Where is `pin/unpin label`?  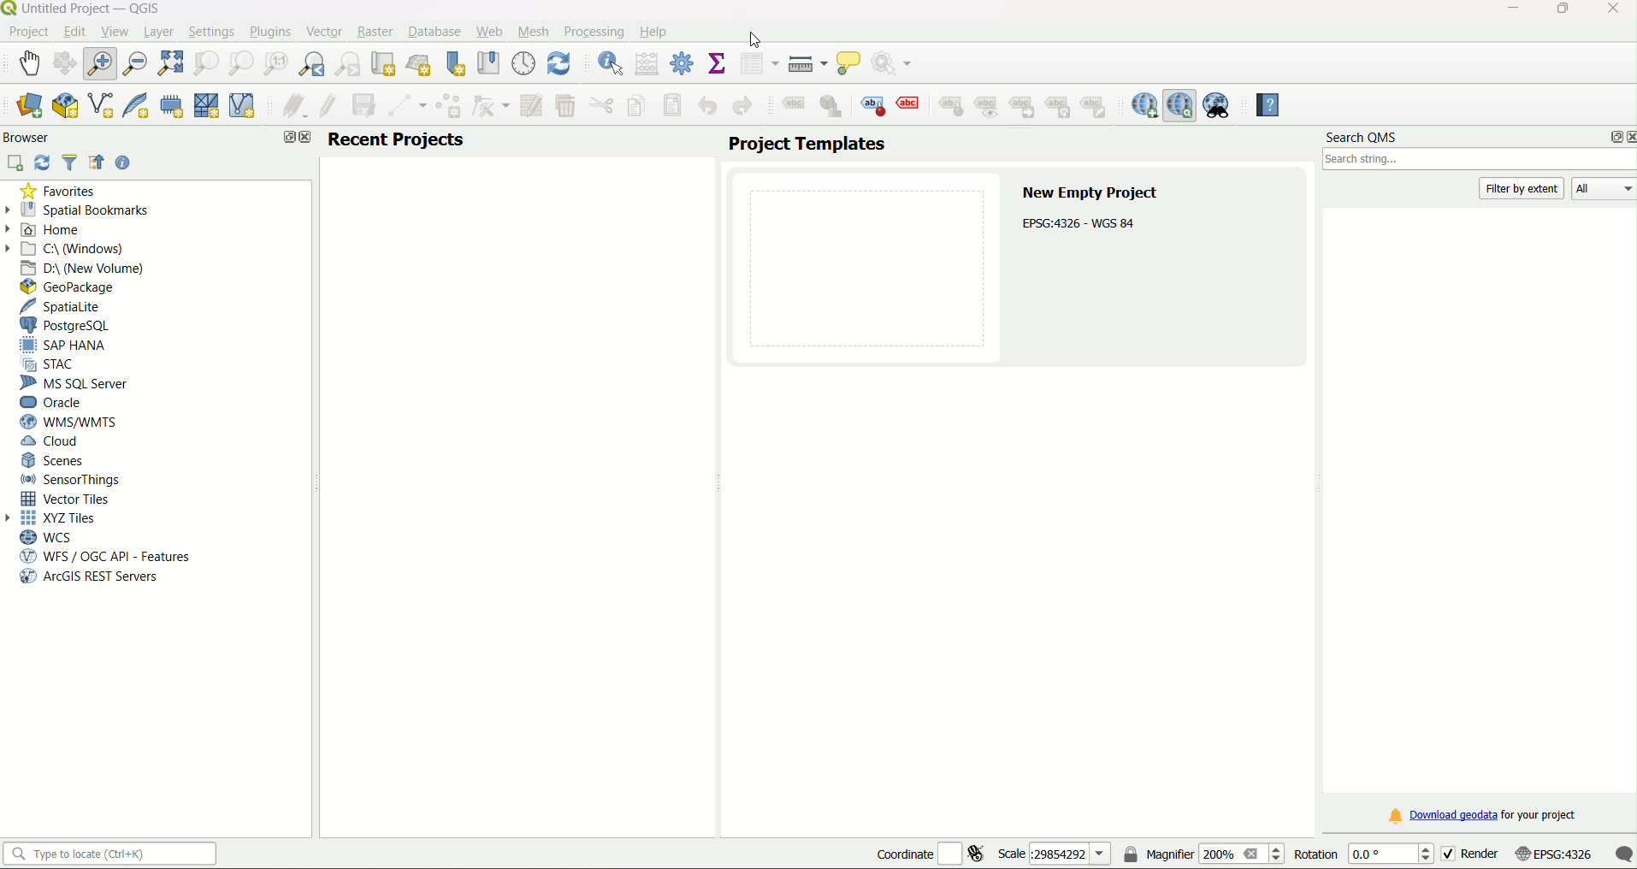
pin/unpin label is located at coordinates (949, 105).